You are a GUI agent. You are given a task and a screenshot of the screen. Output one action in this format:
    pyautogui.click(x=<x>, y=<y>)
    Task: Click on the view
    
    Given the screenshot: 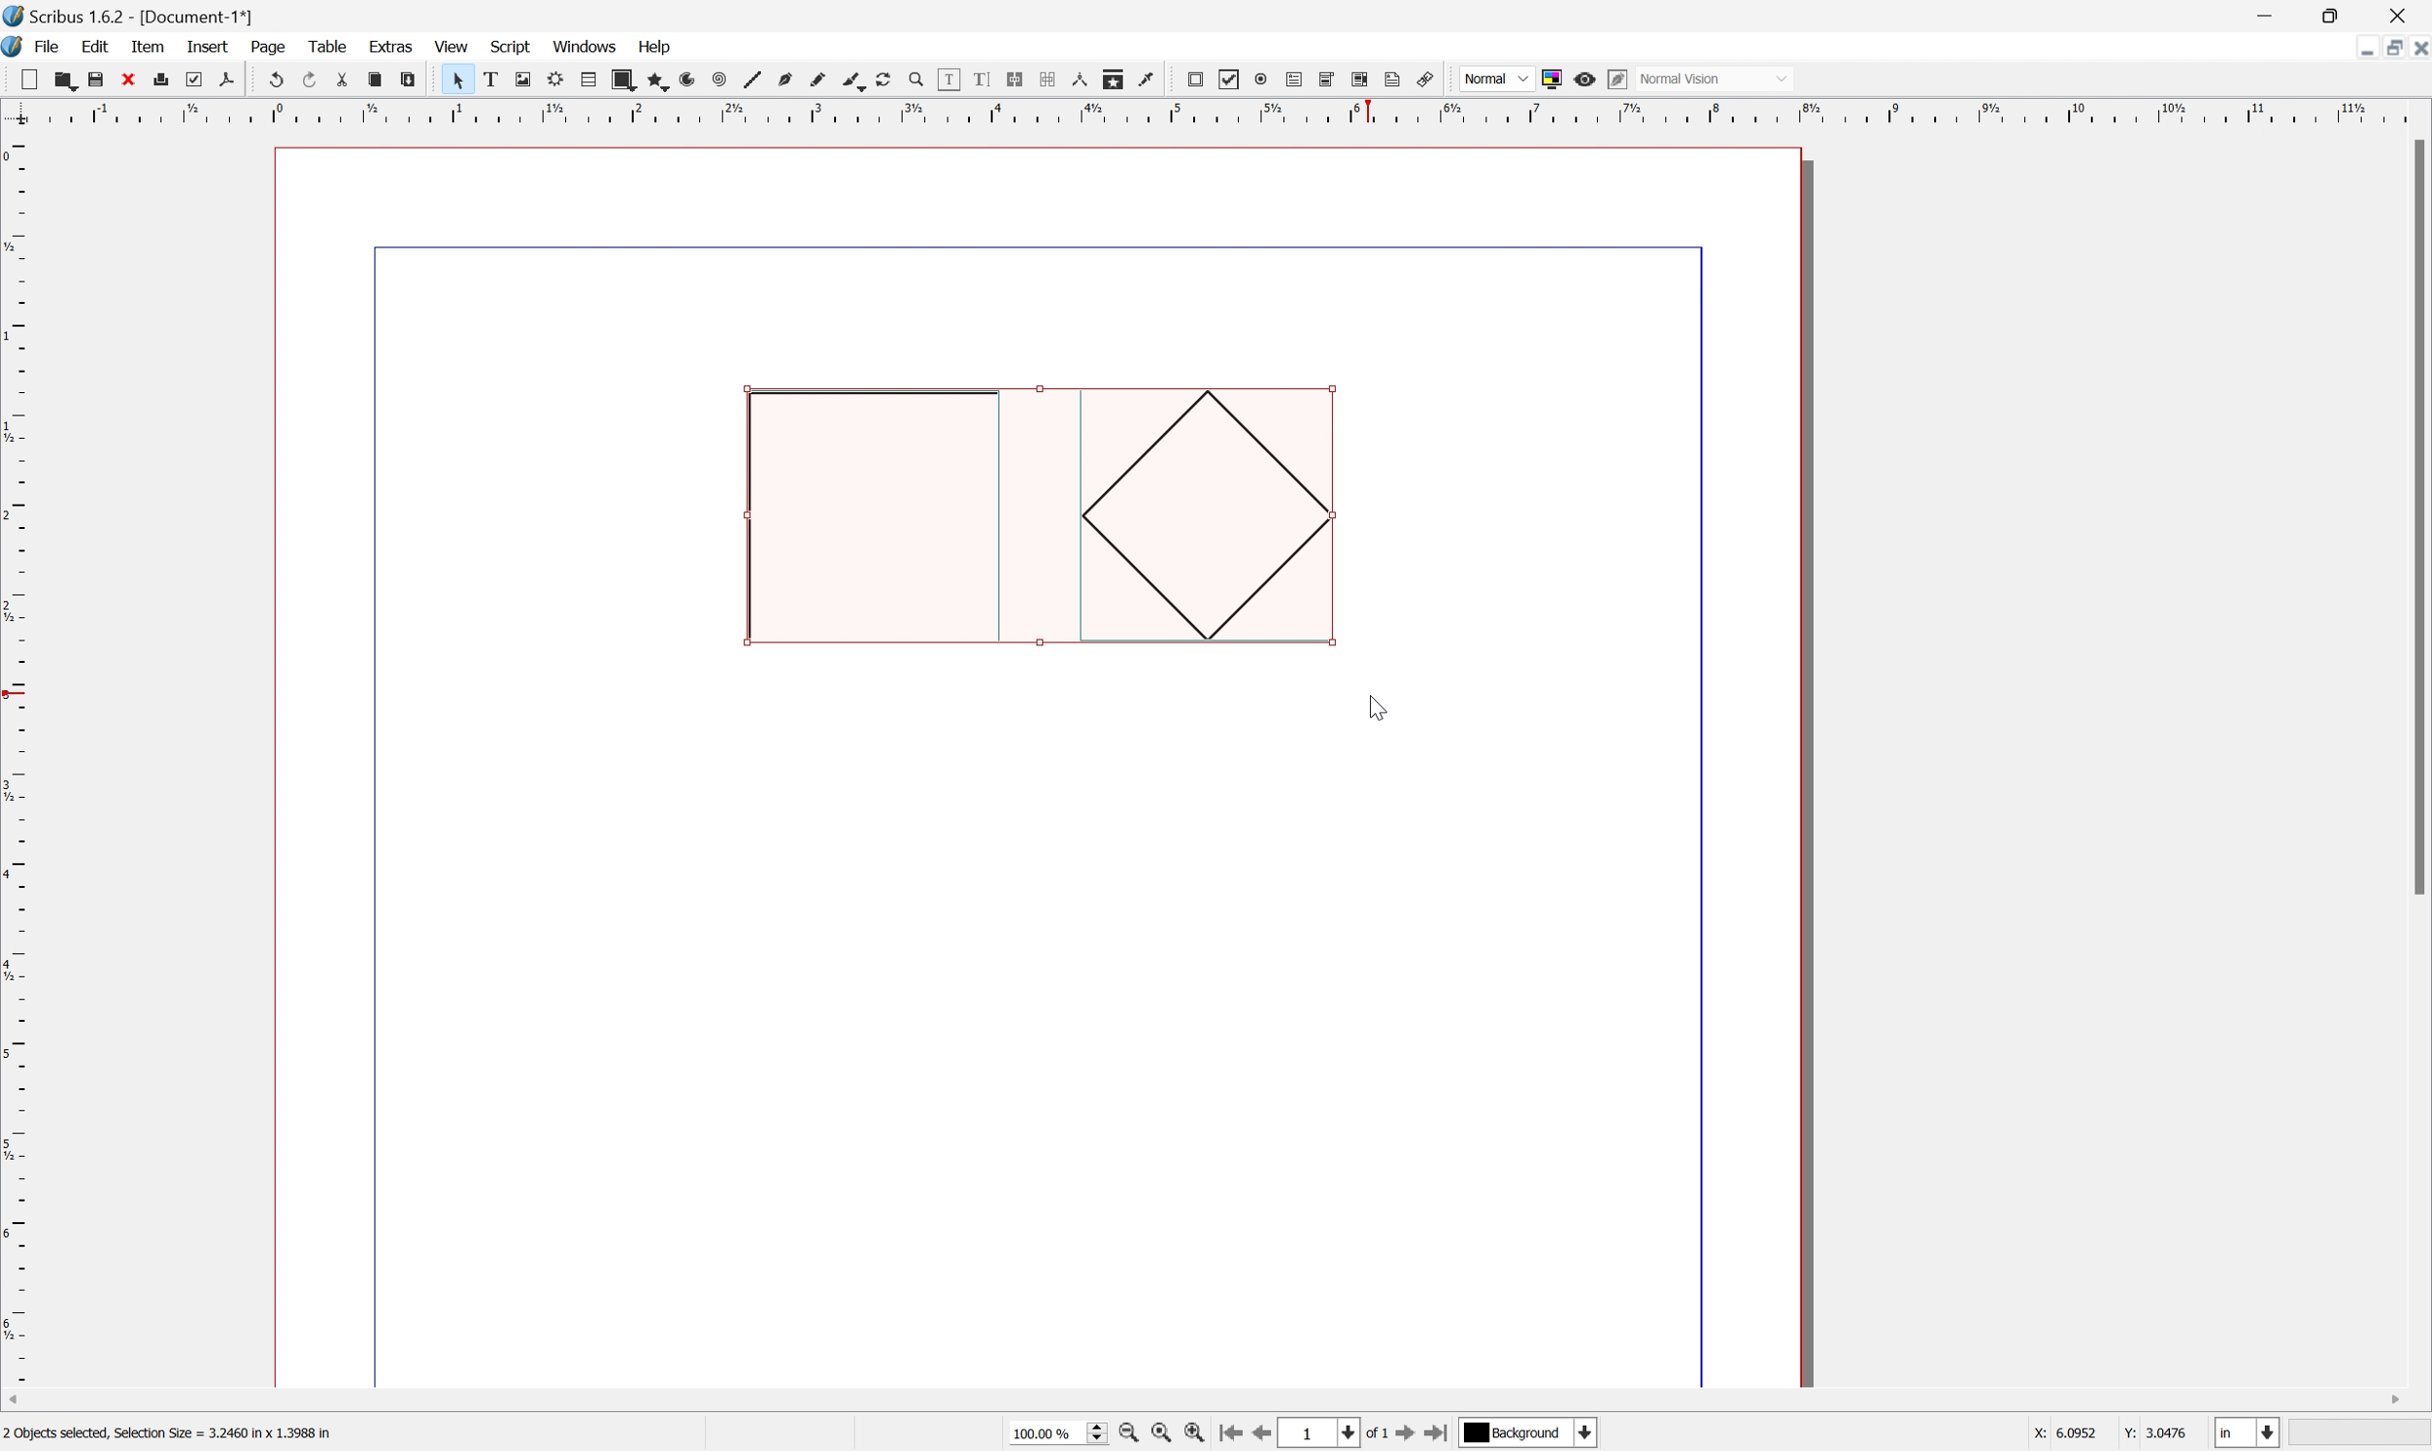 What is the action you would take?
    pyautogui.click(x=455, y=46)
    